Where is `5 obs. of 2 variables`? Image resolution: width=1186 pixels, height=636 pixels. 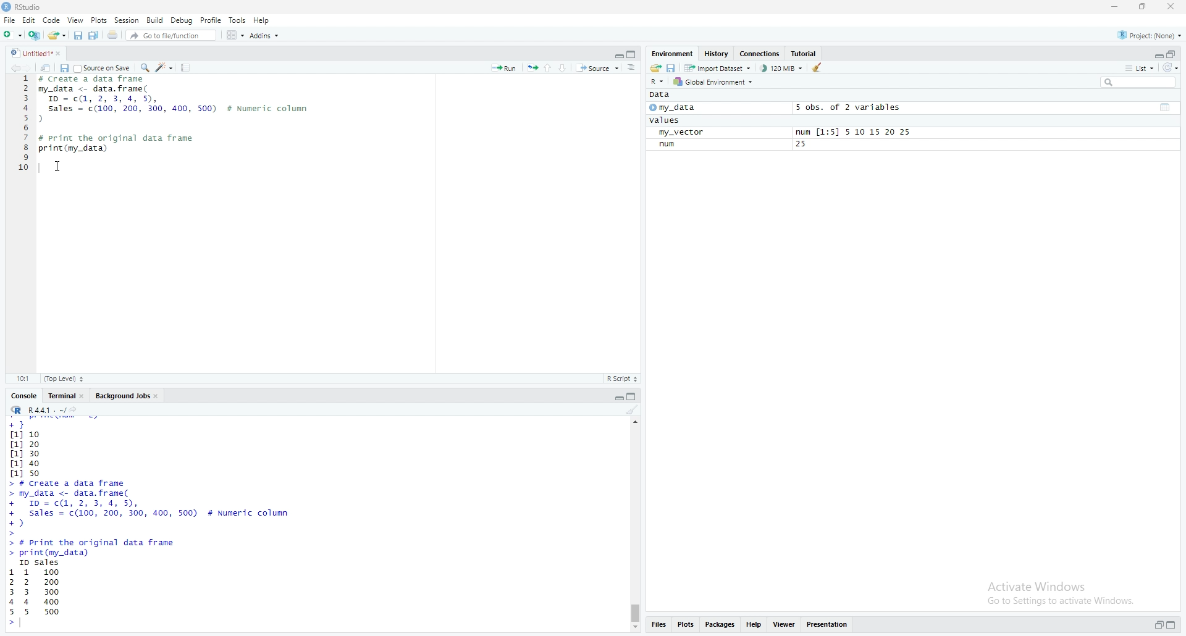 5 obs. of 2 variables is located at coordinates (851, 107).